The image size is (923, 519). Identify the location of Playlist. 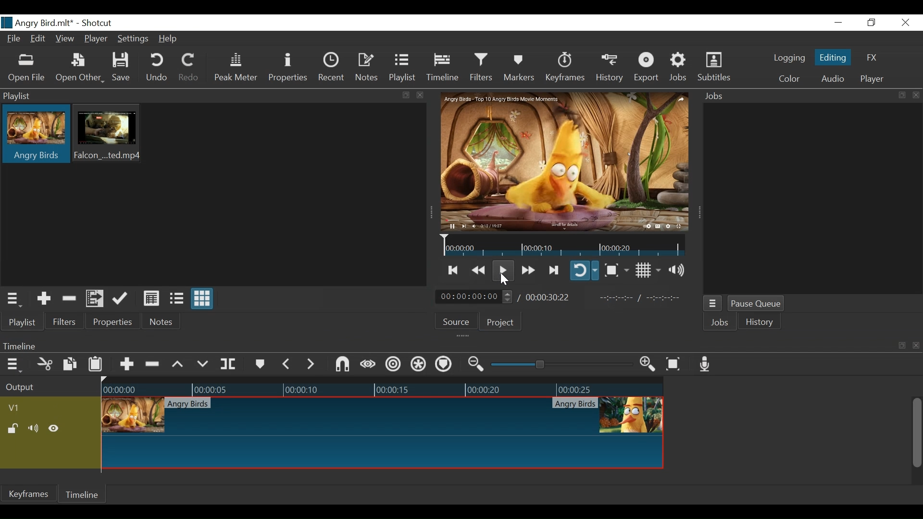
(404, 69).